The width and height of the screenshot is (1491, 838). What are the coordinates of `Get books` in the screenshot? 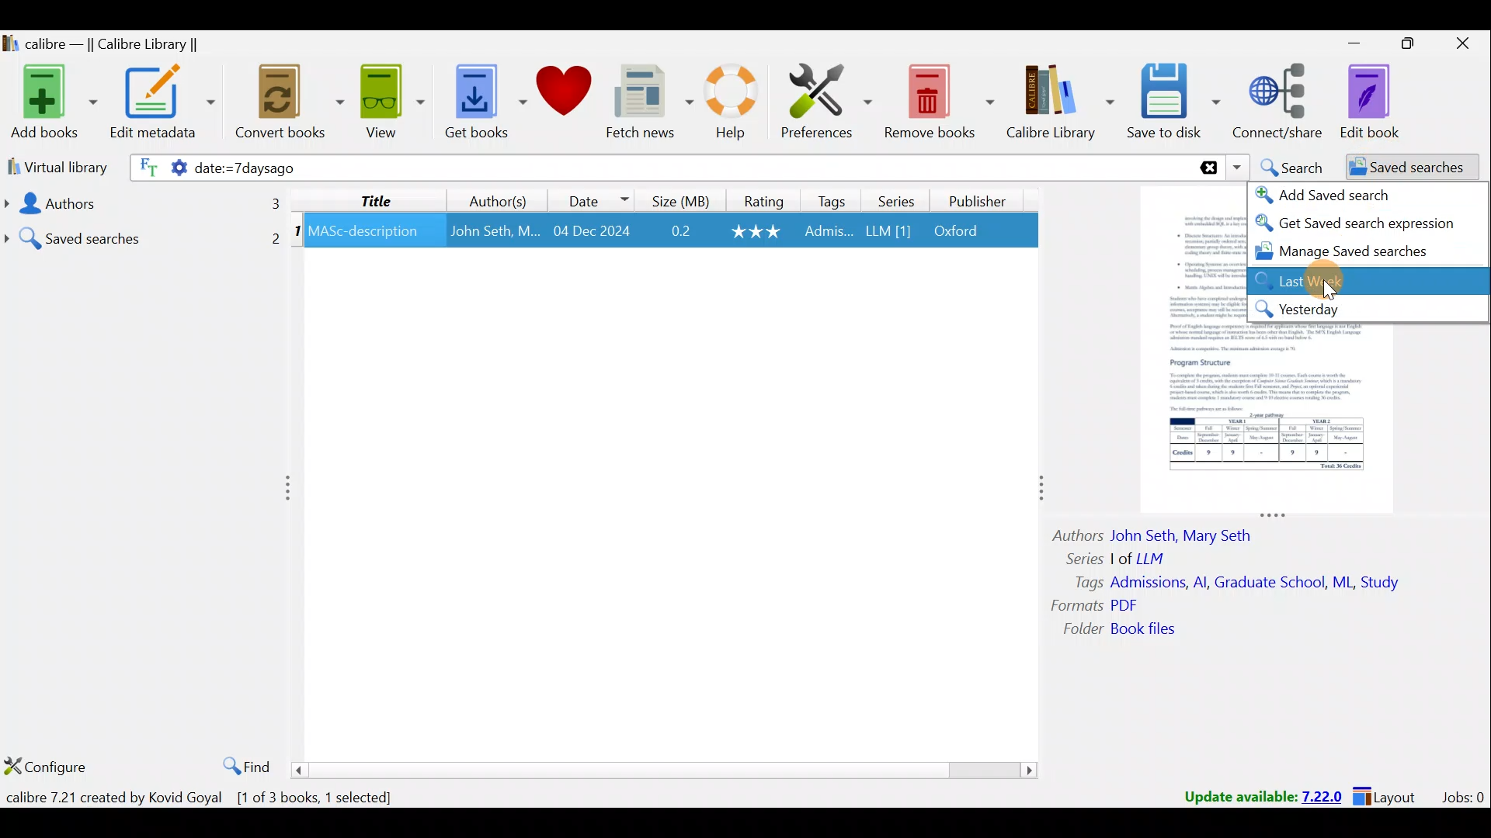 It's located at (479, 99).